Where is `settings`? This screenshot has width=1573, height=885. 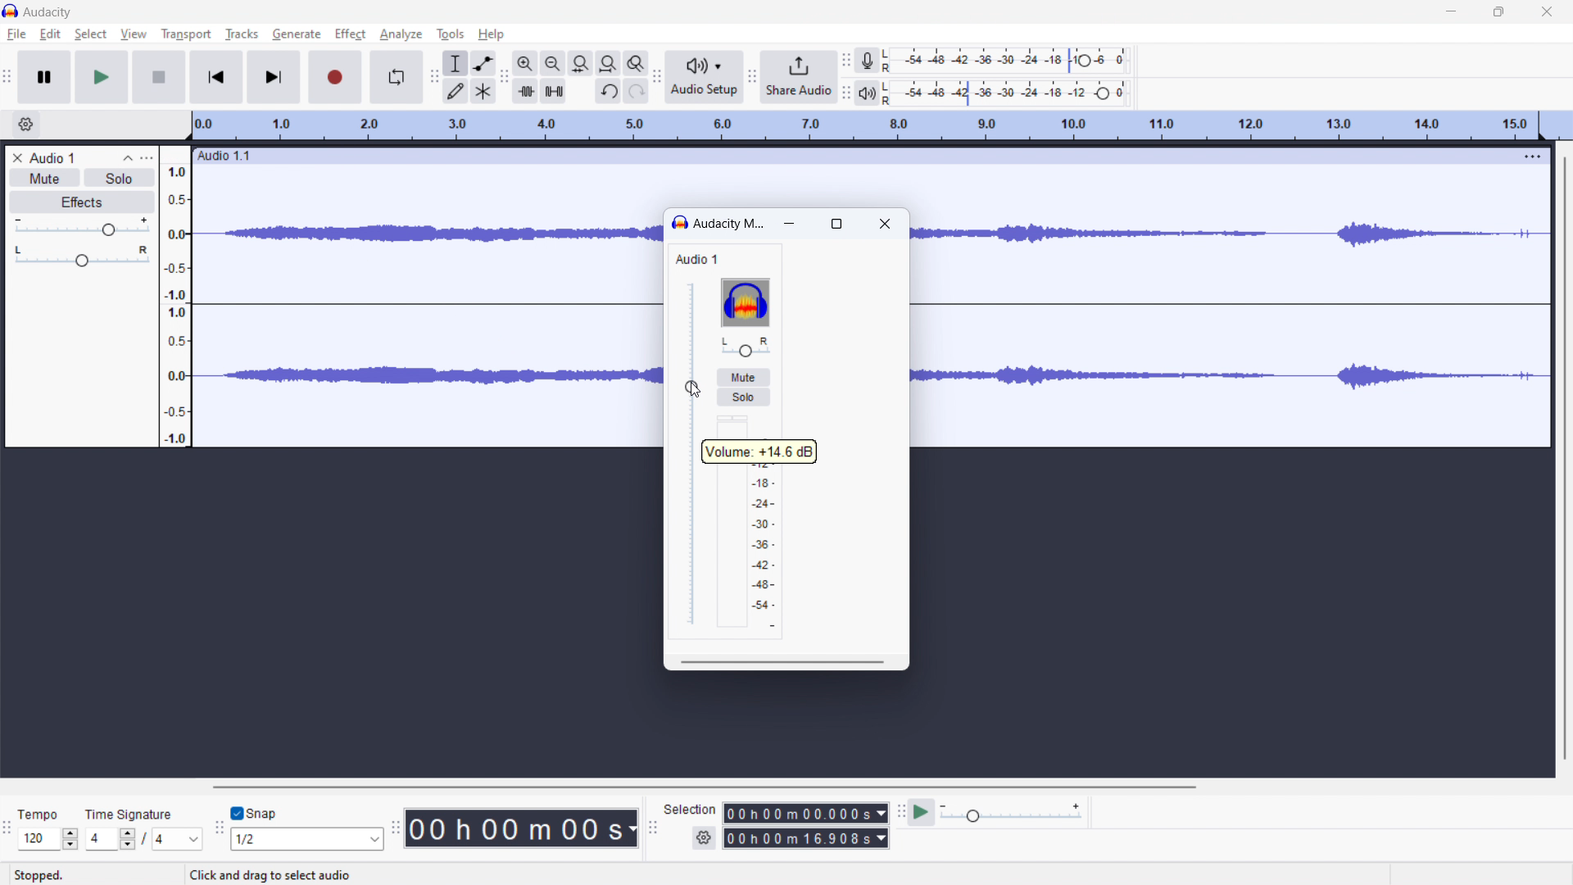
settings is located at coordinates (703, 837).